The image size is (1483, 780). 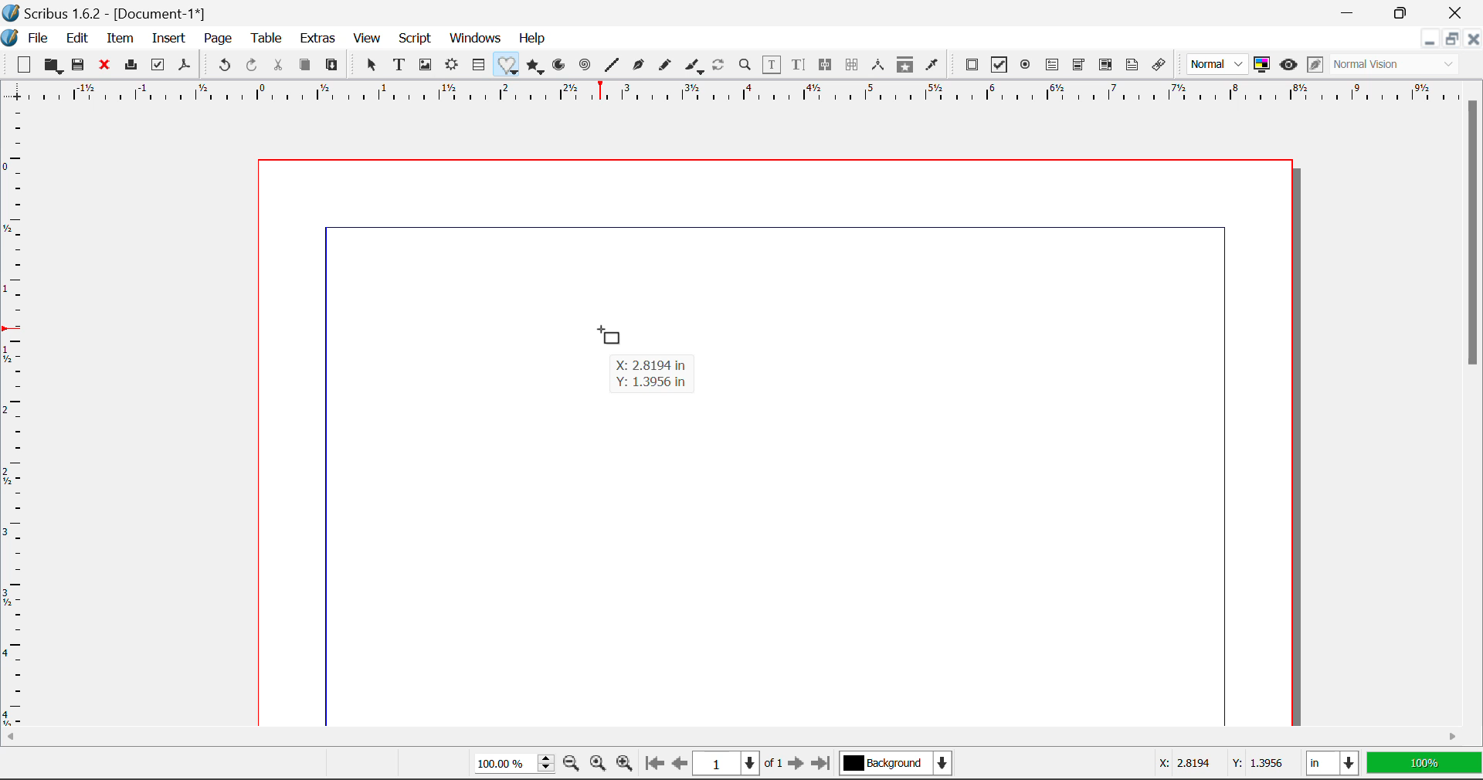 I want to click on Scroll Bar, so click(x=1474, y=399).